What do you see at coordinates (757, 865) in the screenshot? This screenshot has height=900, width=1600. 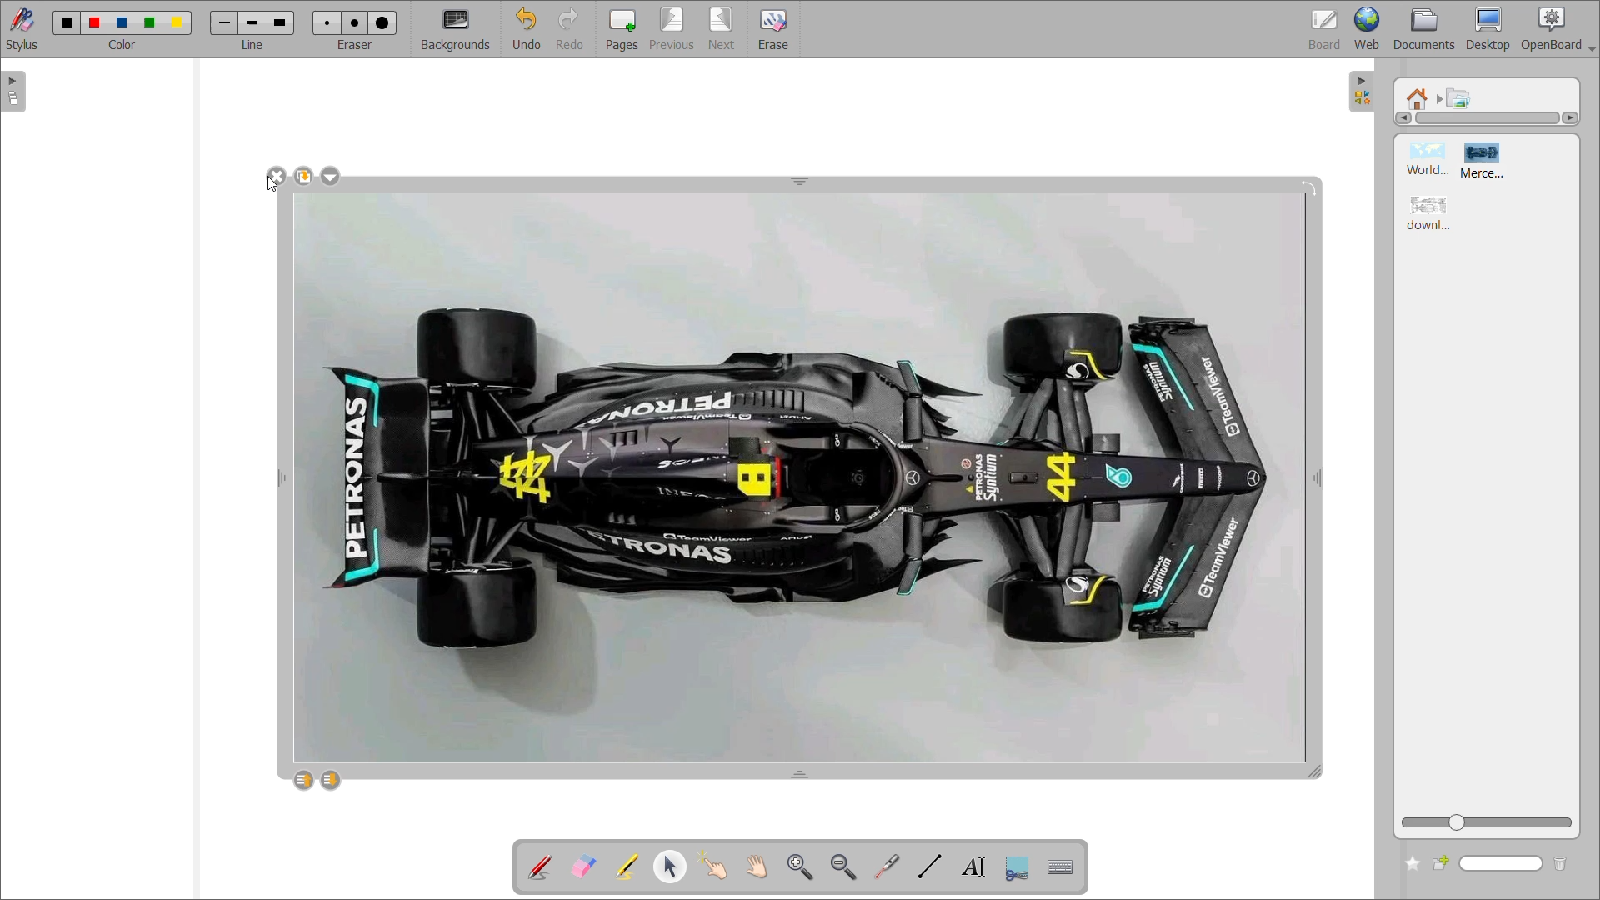 I see `scroll page` at bounding box center [757, 865].